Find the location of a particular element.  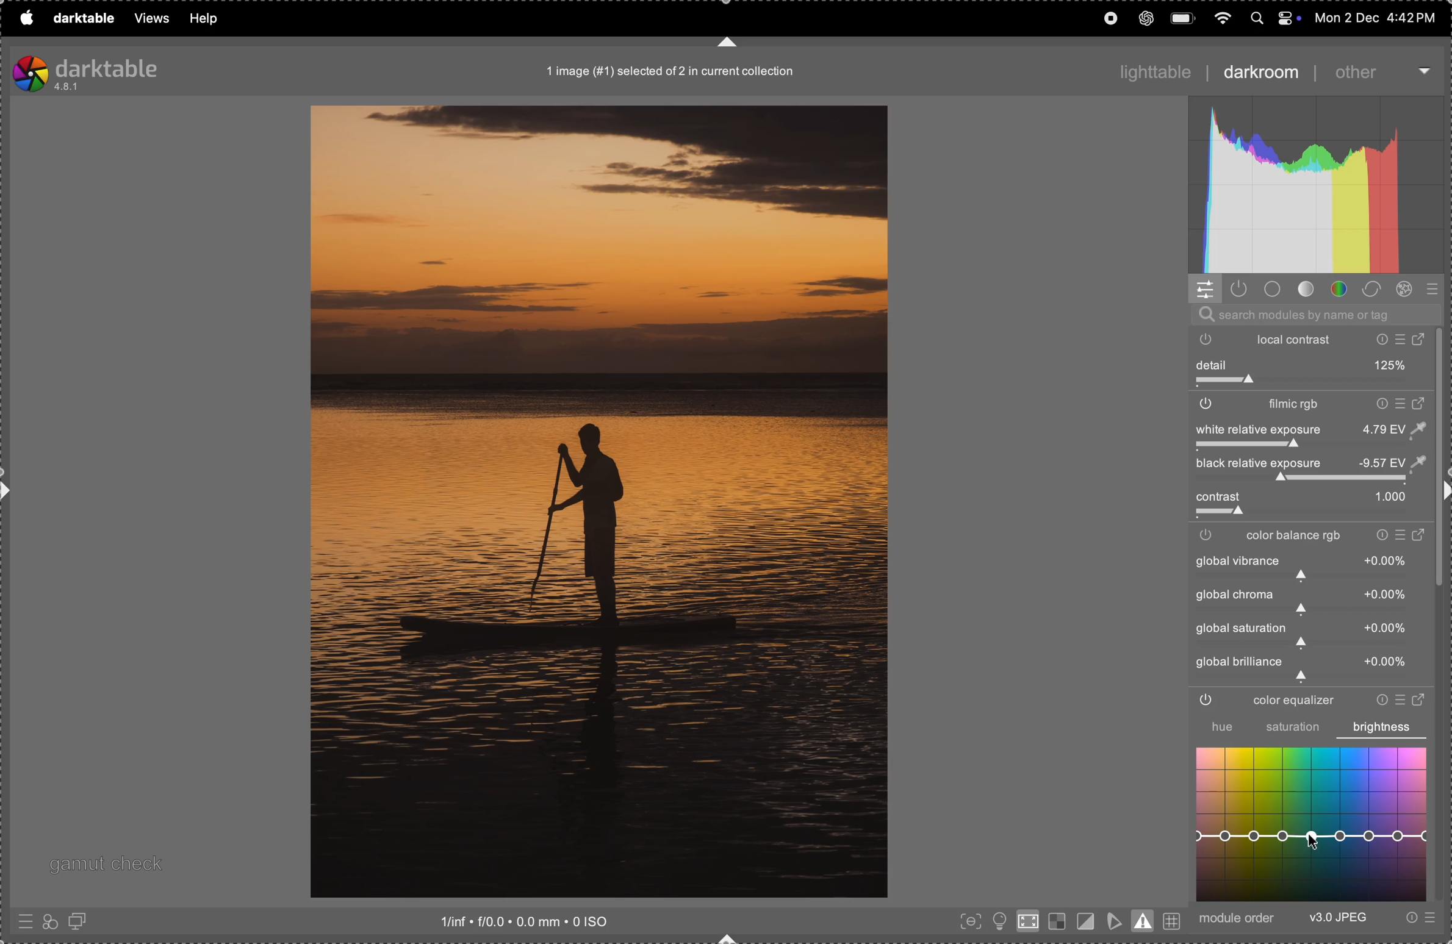

contrast is located at coordinates (1306, 498).